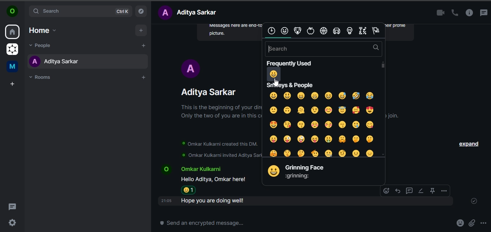  I want to click on thinking face, so click(301, 153).